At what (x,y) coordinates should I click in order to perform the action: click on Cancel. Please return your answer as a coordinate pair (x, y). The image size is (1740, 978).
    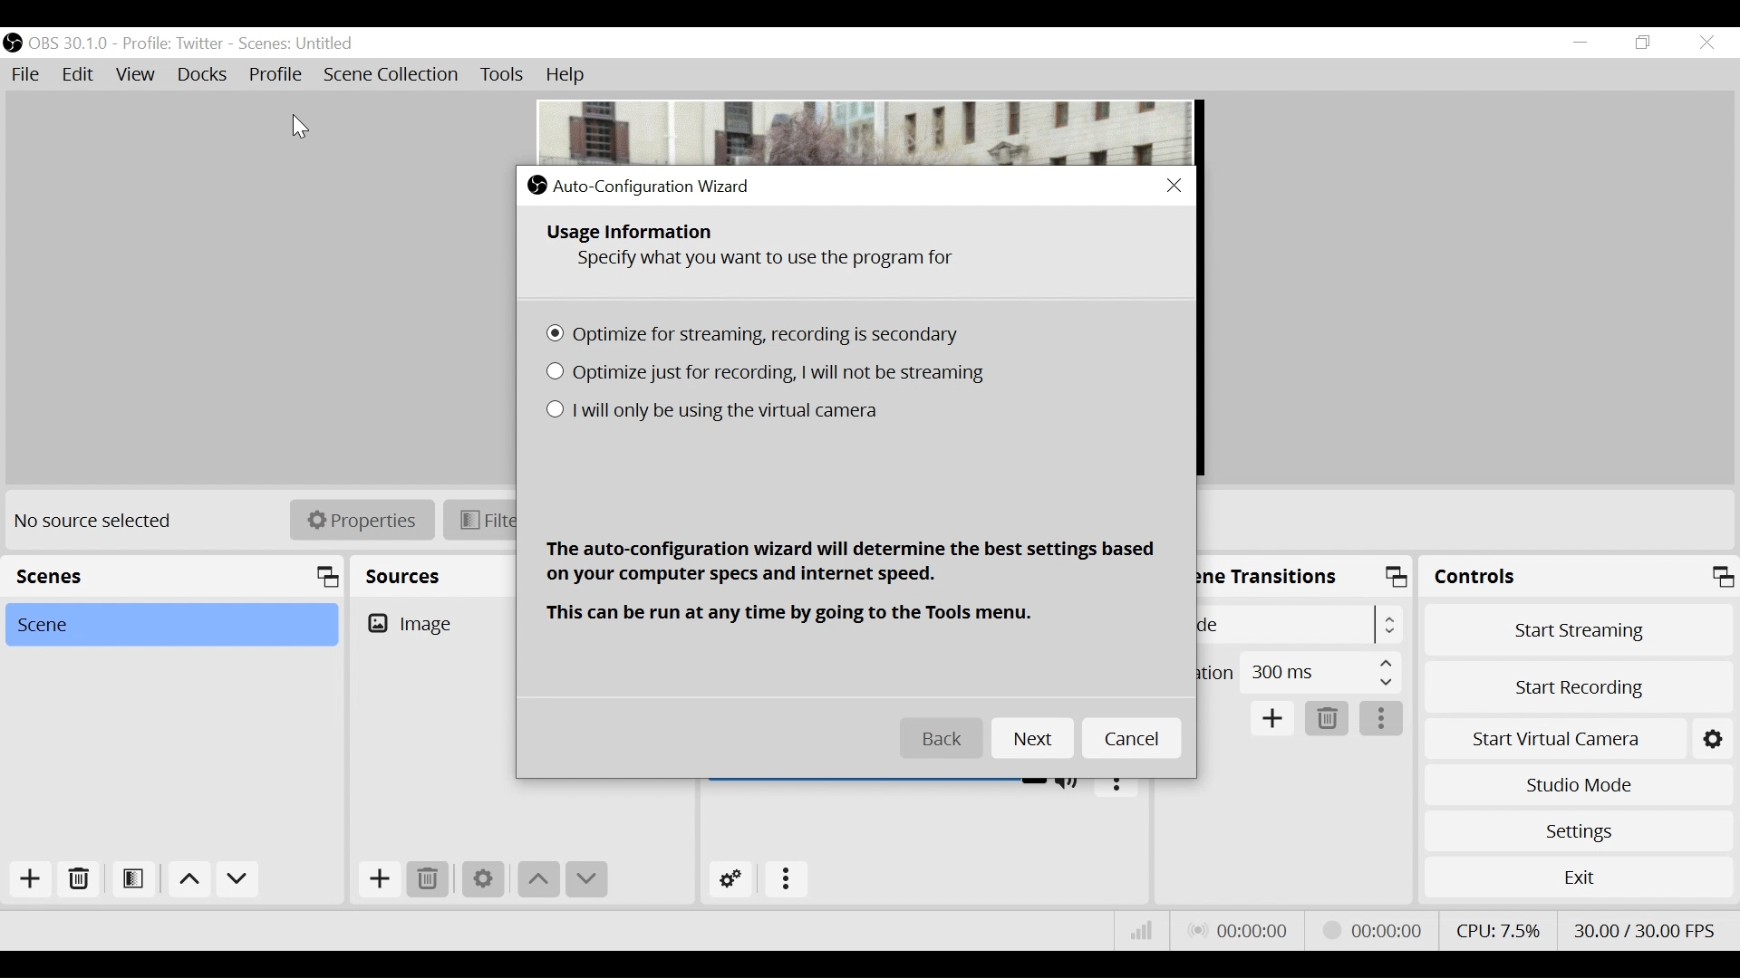
    Looking at the image, I should click on (1132, 738).